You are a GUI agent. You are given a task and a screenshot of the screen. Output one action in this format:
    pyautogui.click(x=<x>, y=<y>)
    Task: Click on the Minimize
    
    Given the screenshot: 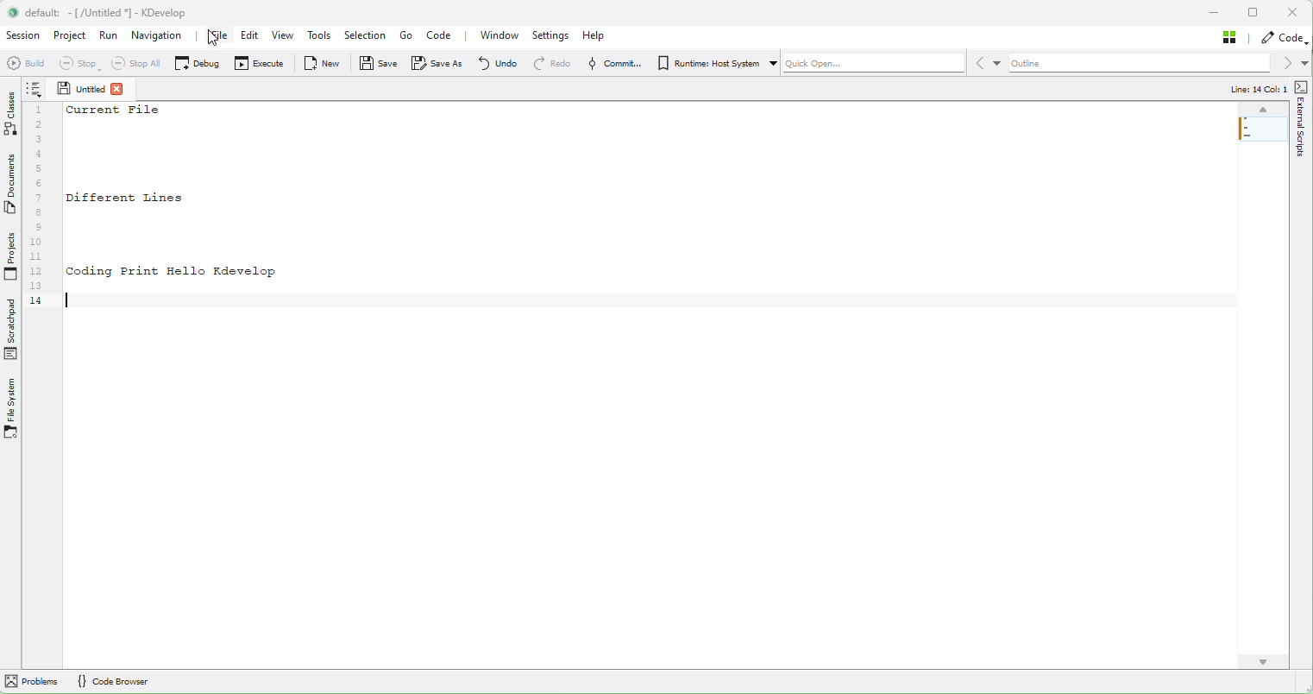 What is the action you would take?
    pyautogui.click(x=1216, y=12)
    